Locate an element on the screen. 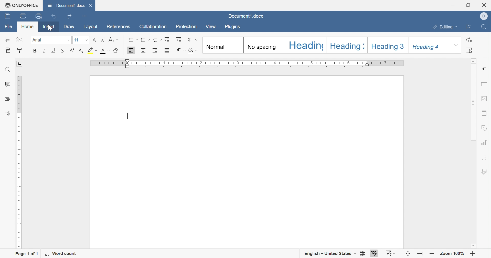  View is located at coordinates (210, 26).